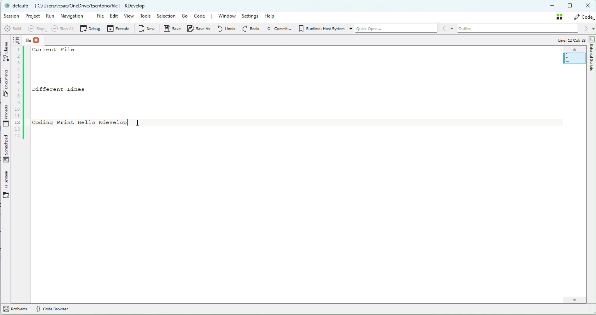 This screenshot has width=596, height=315. Describe the element at coordinates (130, 17) in the screenshot. I see `View` at that location.